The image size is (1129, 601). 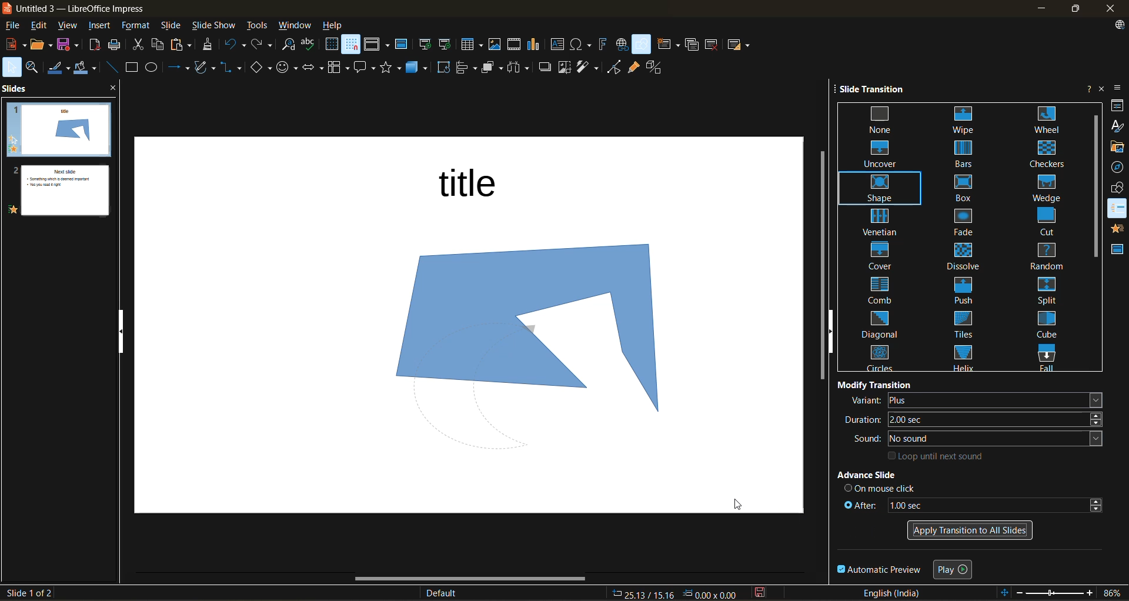 What do you see at coordinates (28, 593) in the screenshot?
I see `slide count` at bounding box center [28, 593].